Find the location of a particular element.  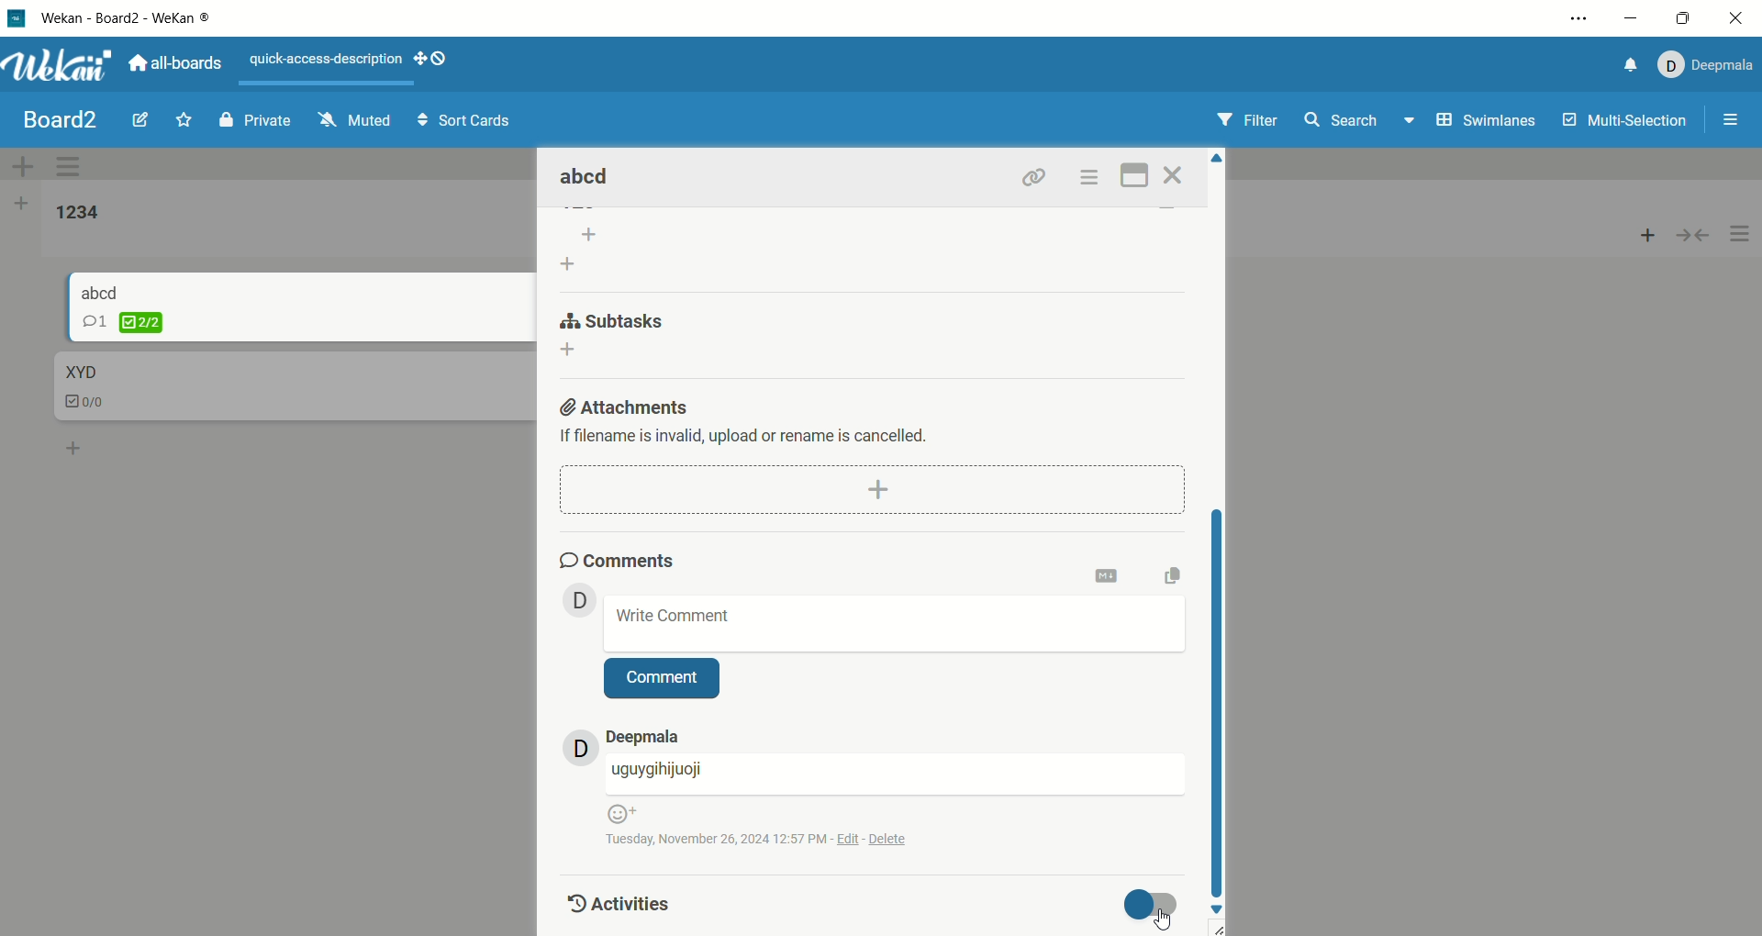

cursor is located at coordinates (1160, 916).